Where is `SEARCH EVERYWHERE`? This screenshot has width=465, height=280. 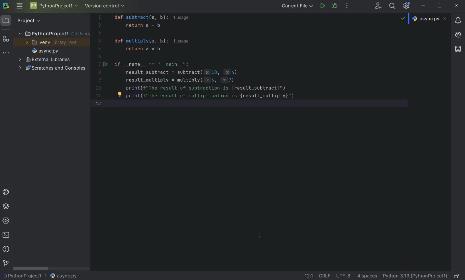
SEARCH EVERYWHERE is located at coordinates (393, 6).